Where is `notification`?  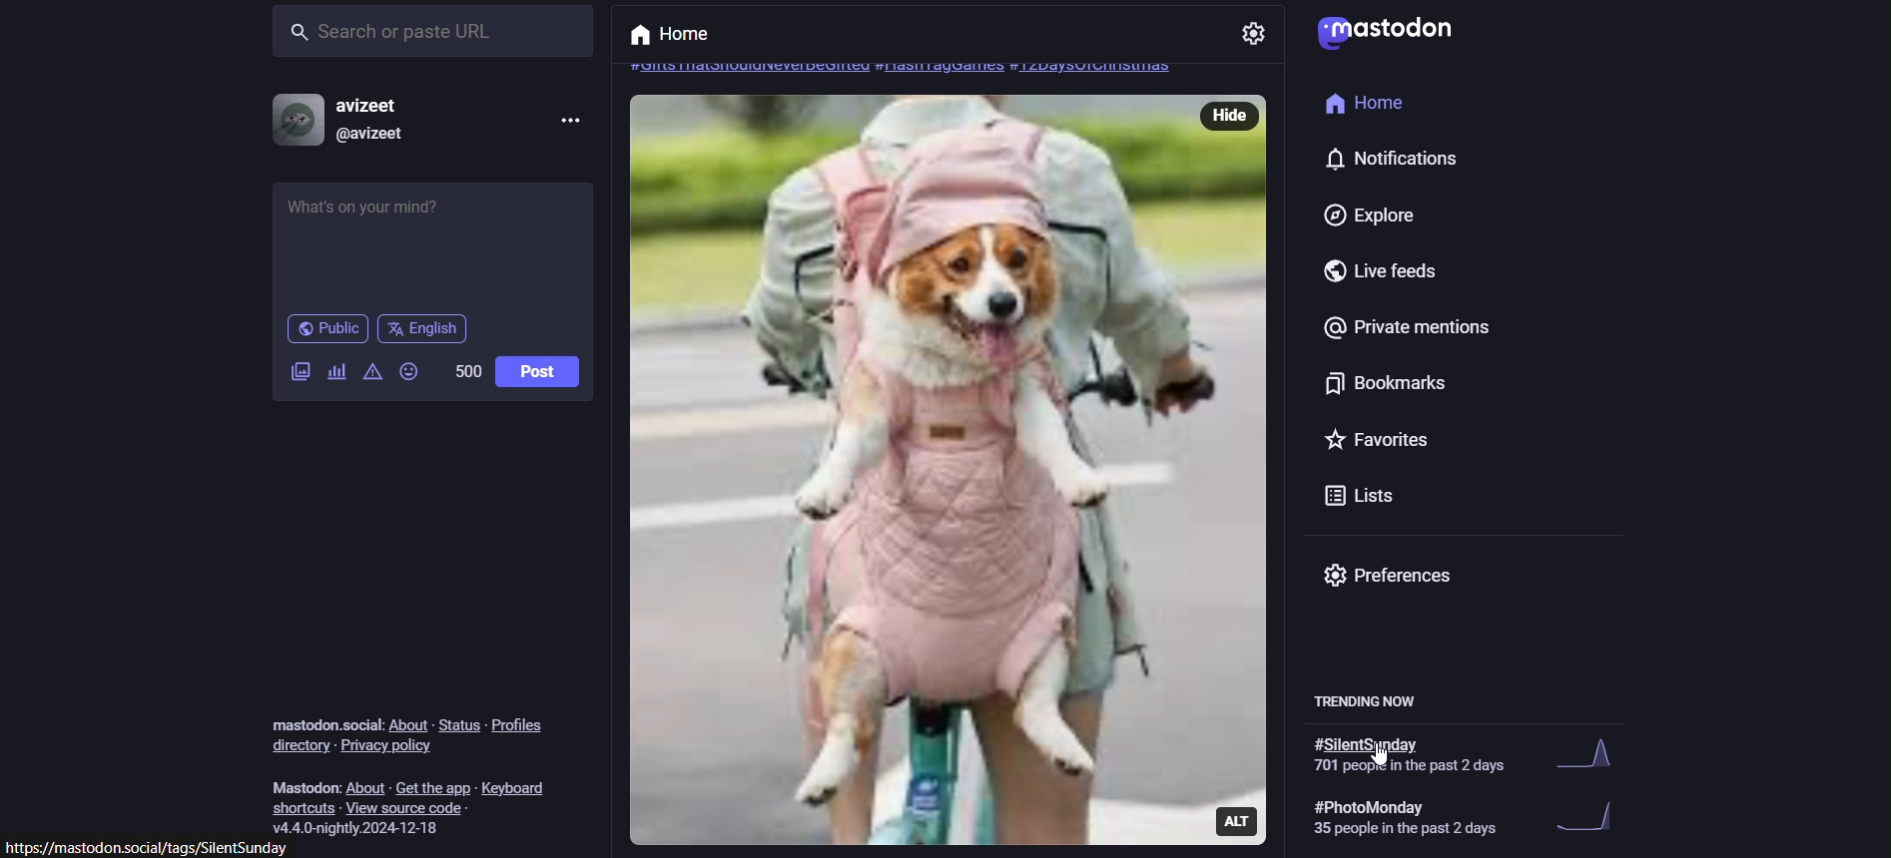
notification is located at coordinates (1385, 160).